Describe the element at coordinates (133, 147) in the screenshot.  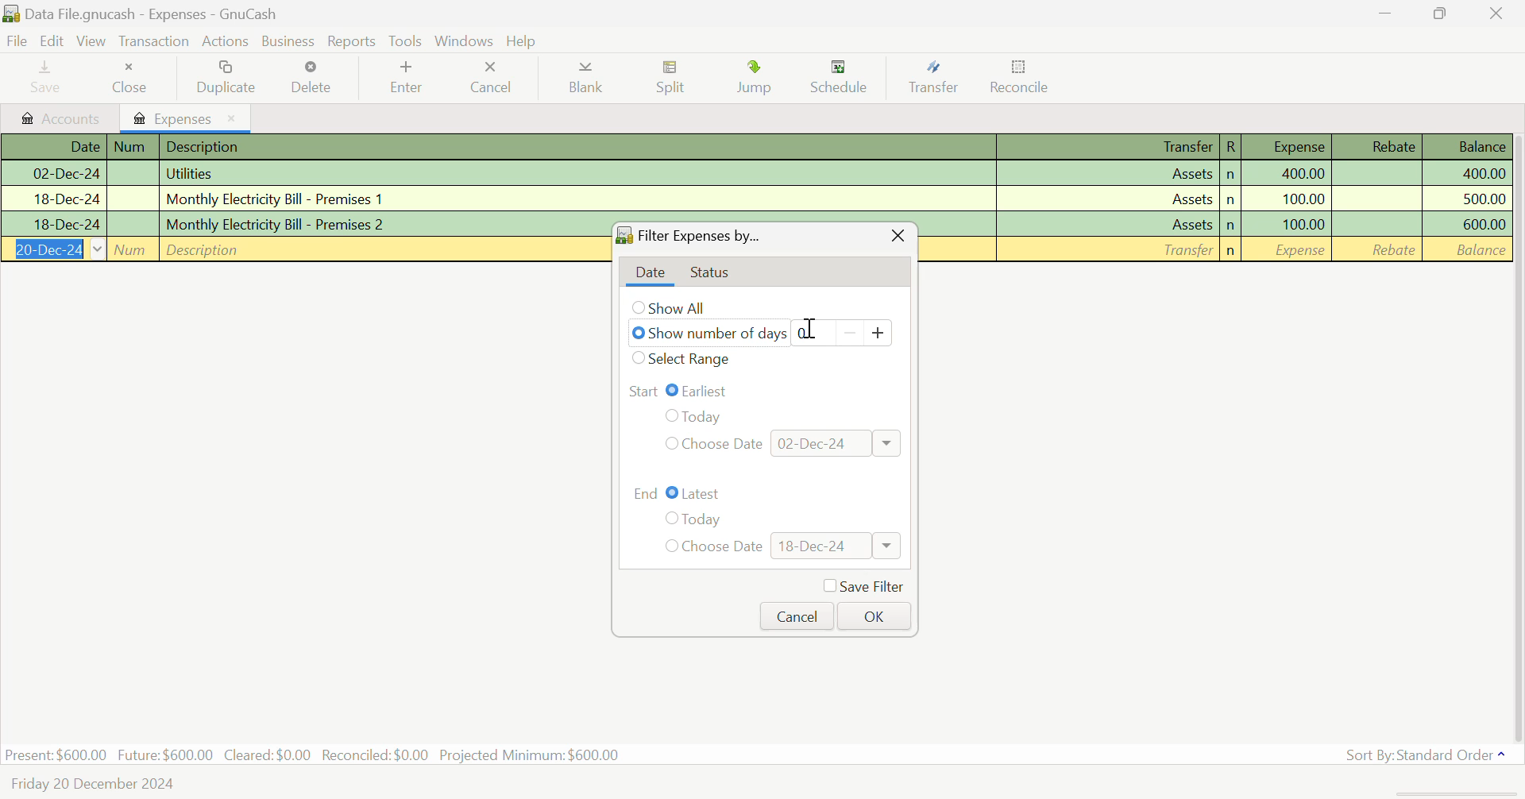
I see `Num` at that location.